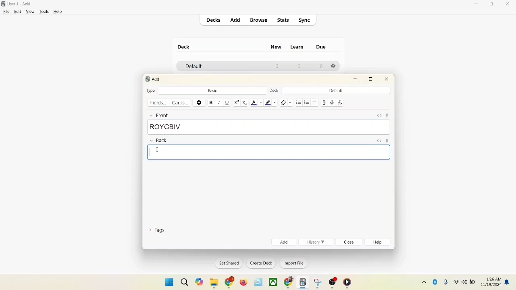 This screenshot has width=516, height=290. I want to click on help, so click(379, 243).